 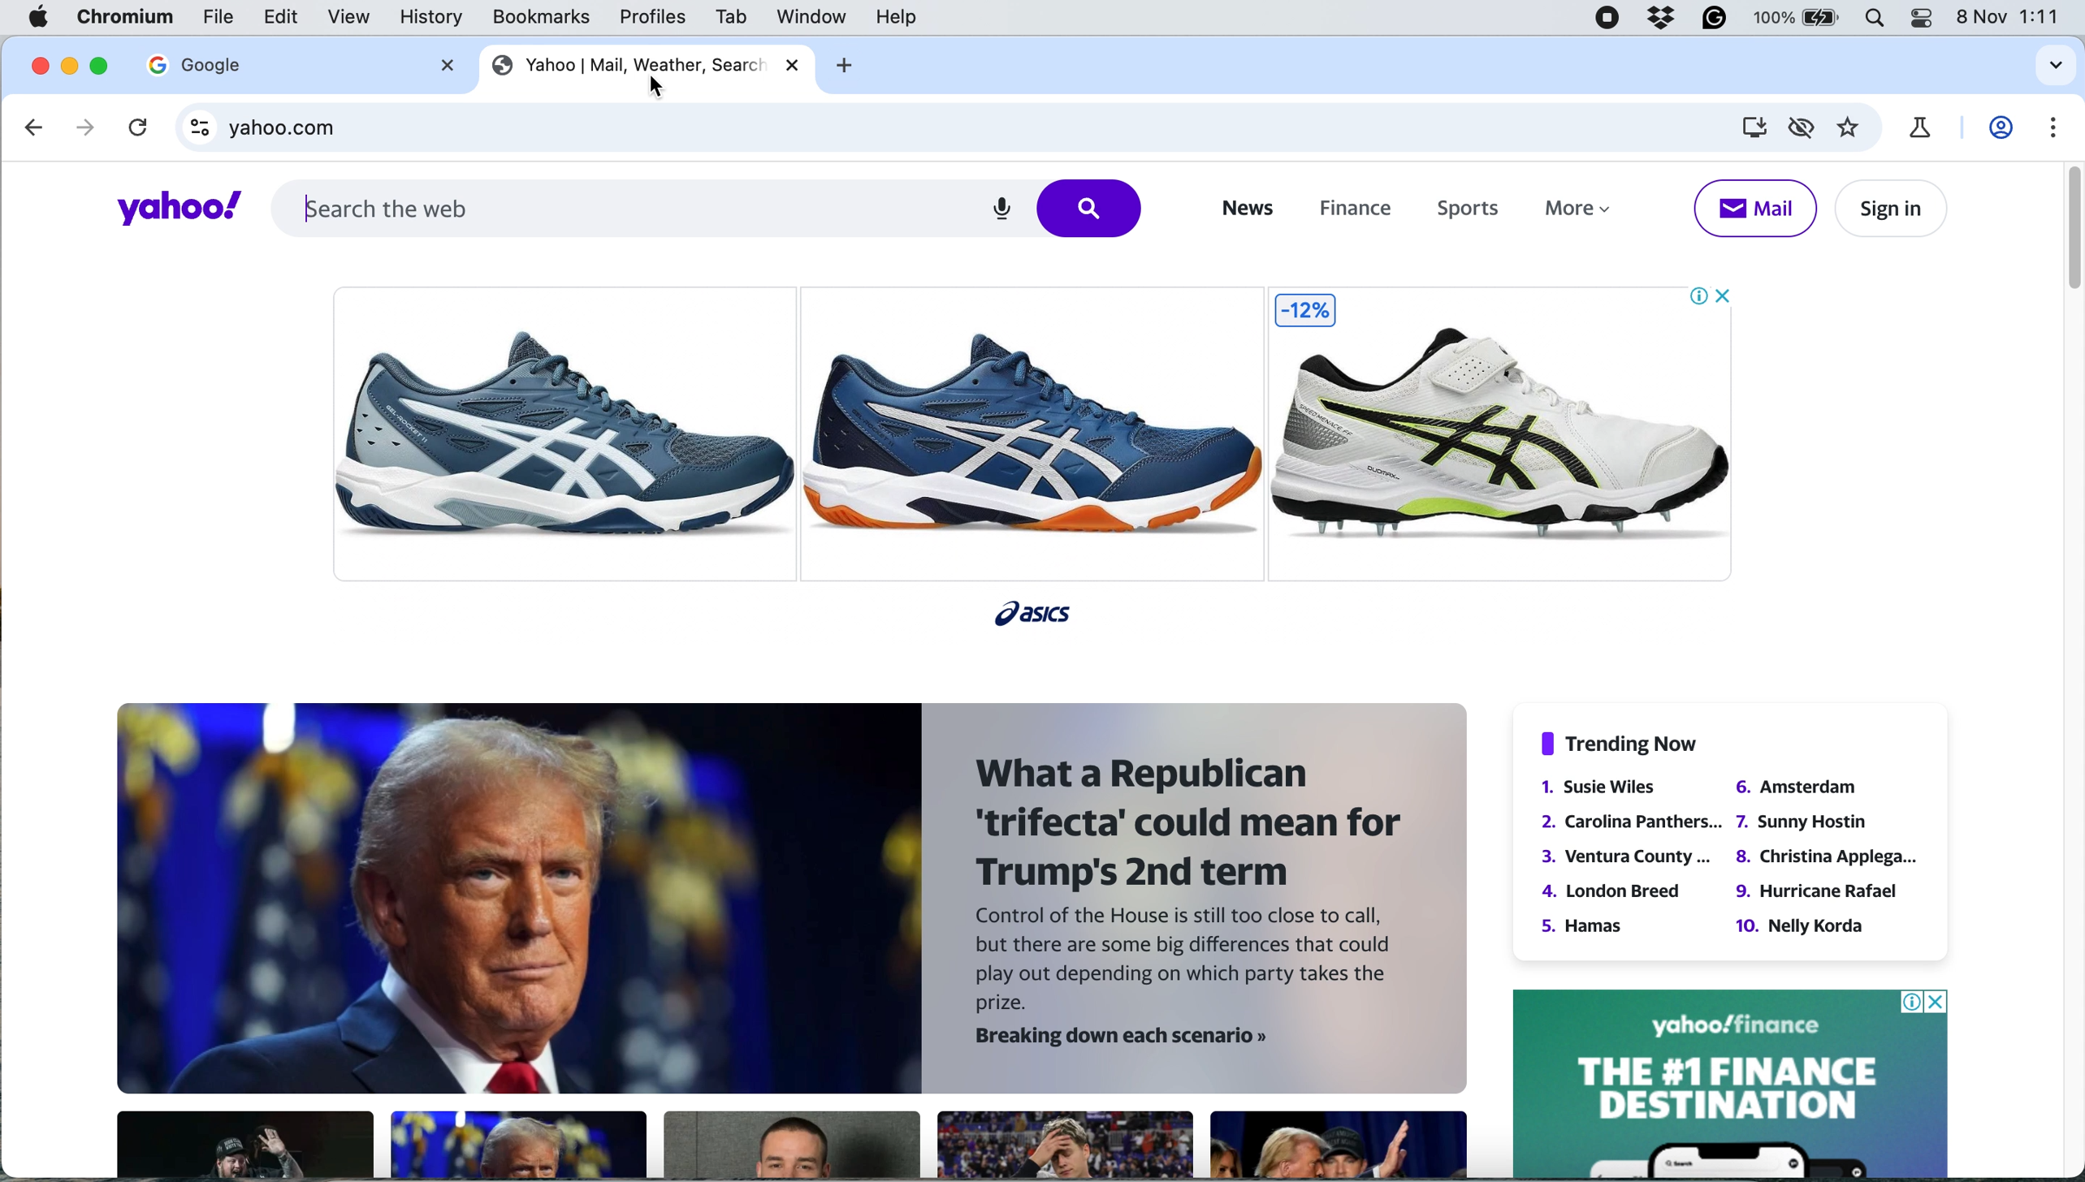 What do you see at coordinates (167, 209) in the screenshot?
I see `yahoo!` at bounding box center [167, 209].